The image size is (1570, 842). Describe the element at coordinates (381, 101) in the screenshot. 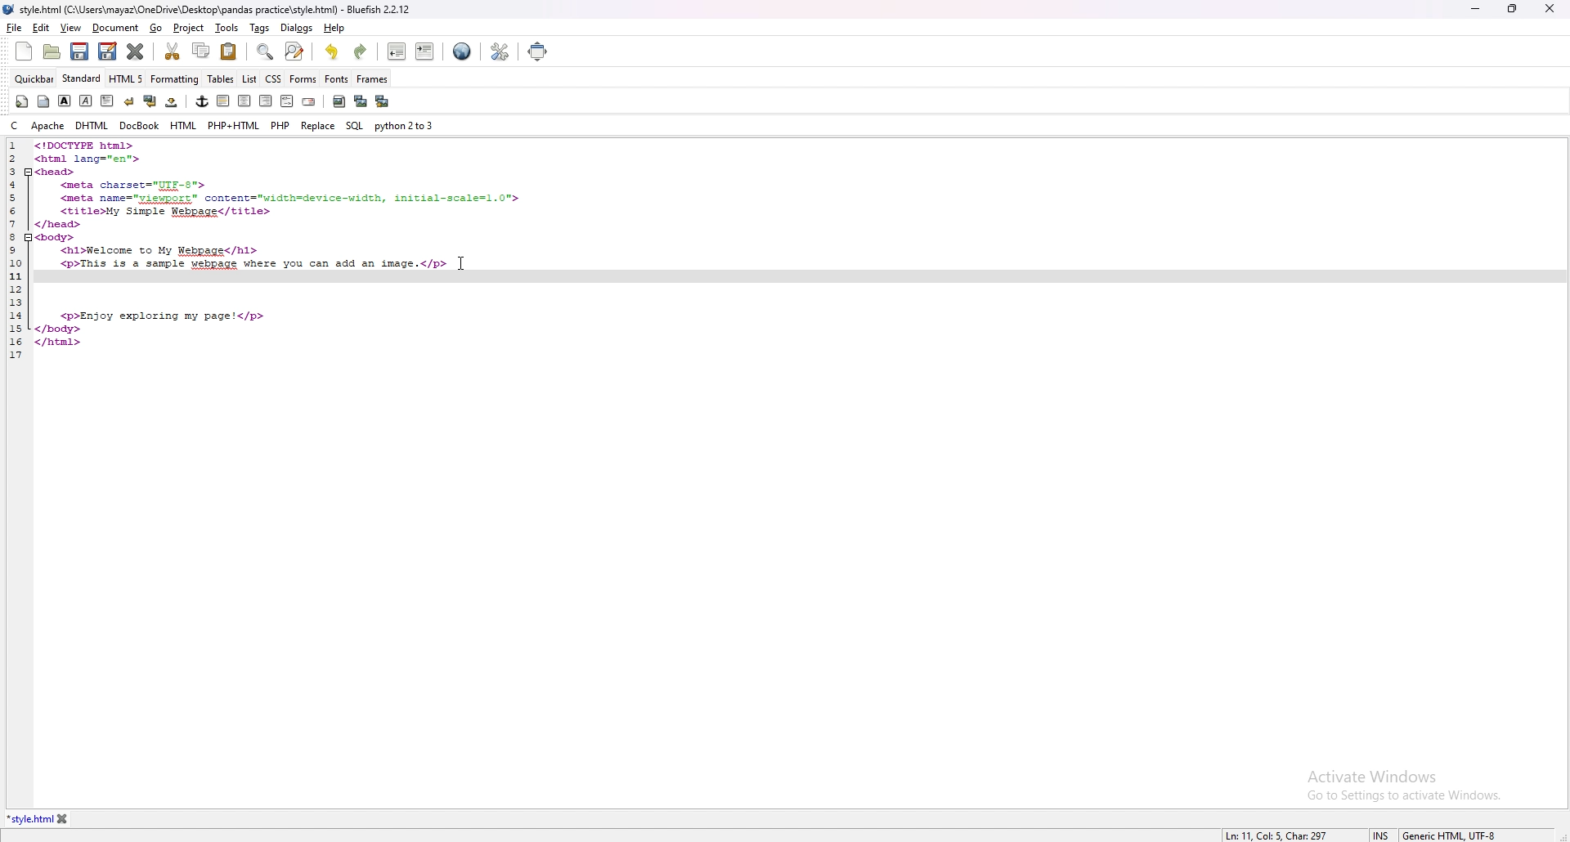

I see `multi thumbnail` at that location.